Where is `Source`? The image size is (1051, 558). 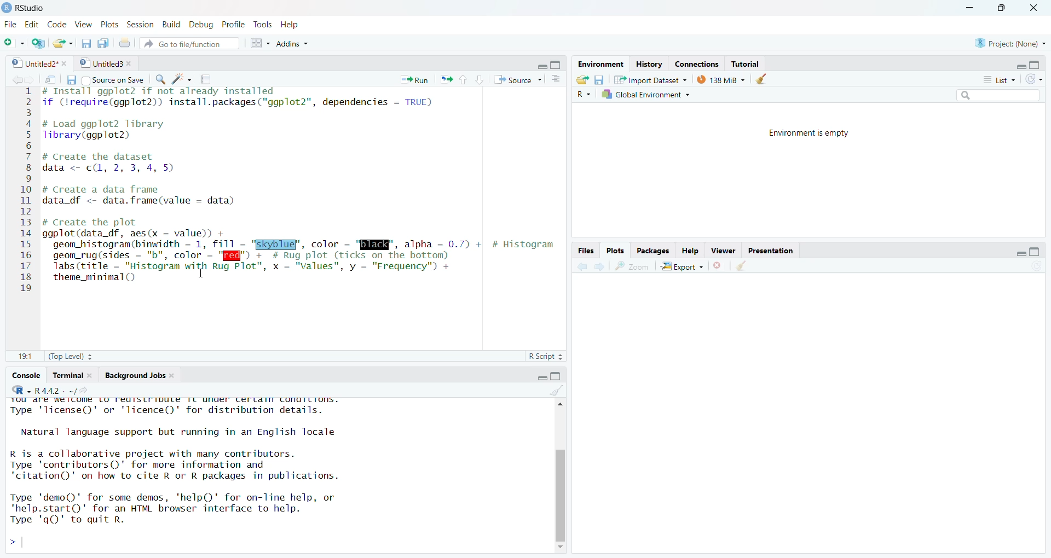 Source is located at coordinates (516, 80).